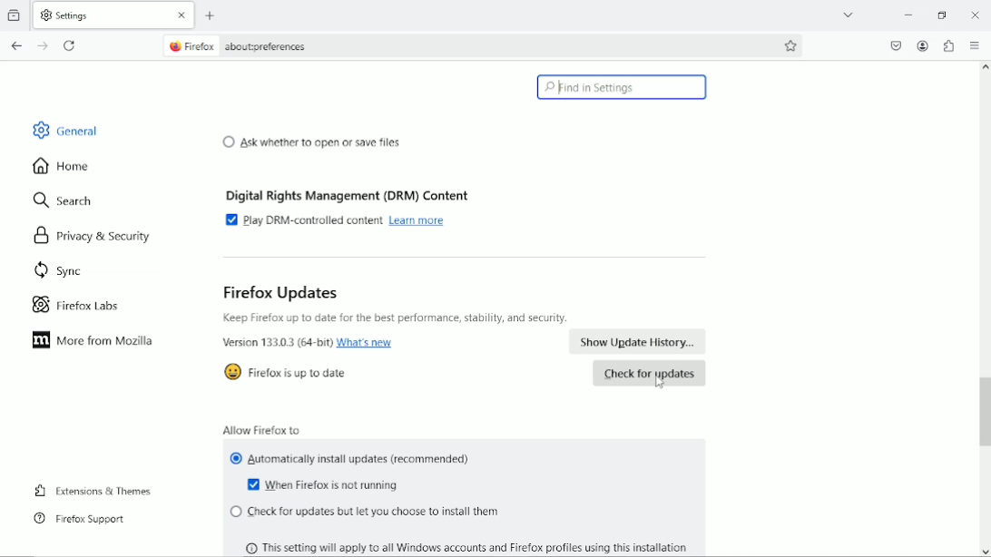 The height and width of the screenshot is (557, 991). Describe the element at coordinates (474, 545) in the screenshot. I see `This setting will apply to all windows, accounts and firefox profiles using this installation.` at that location.